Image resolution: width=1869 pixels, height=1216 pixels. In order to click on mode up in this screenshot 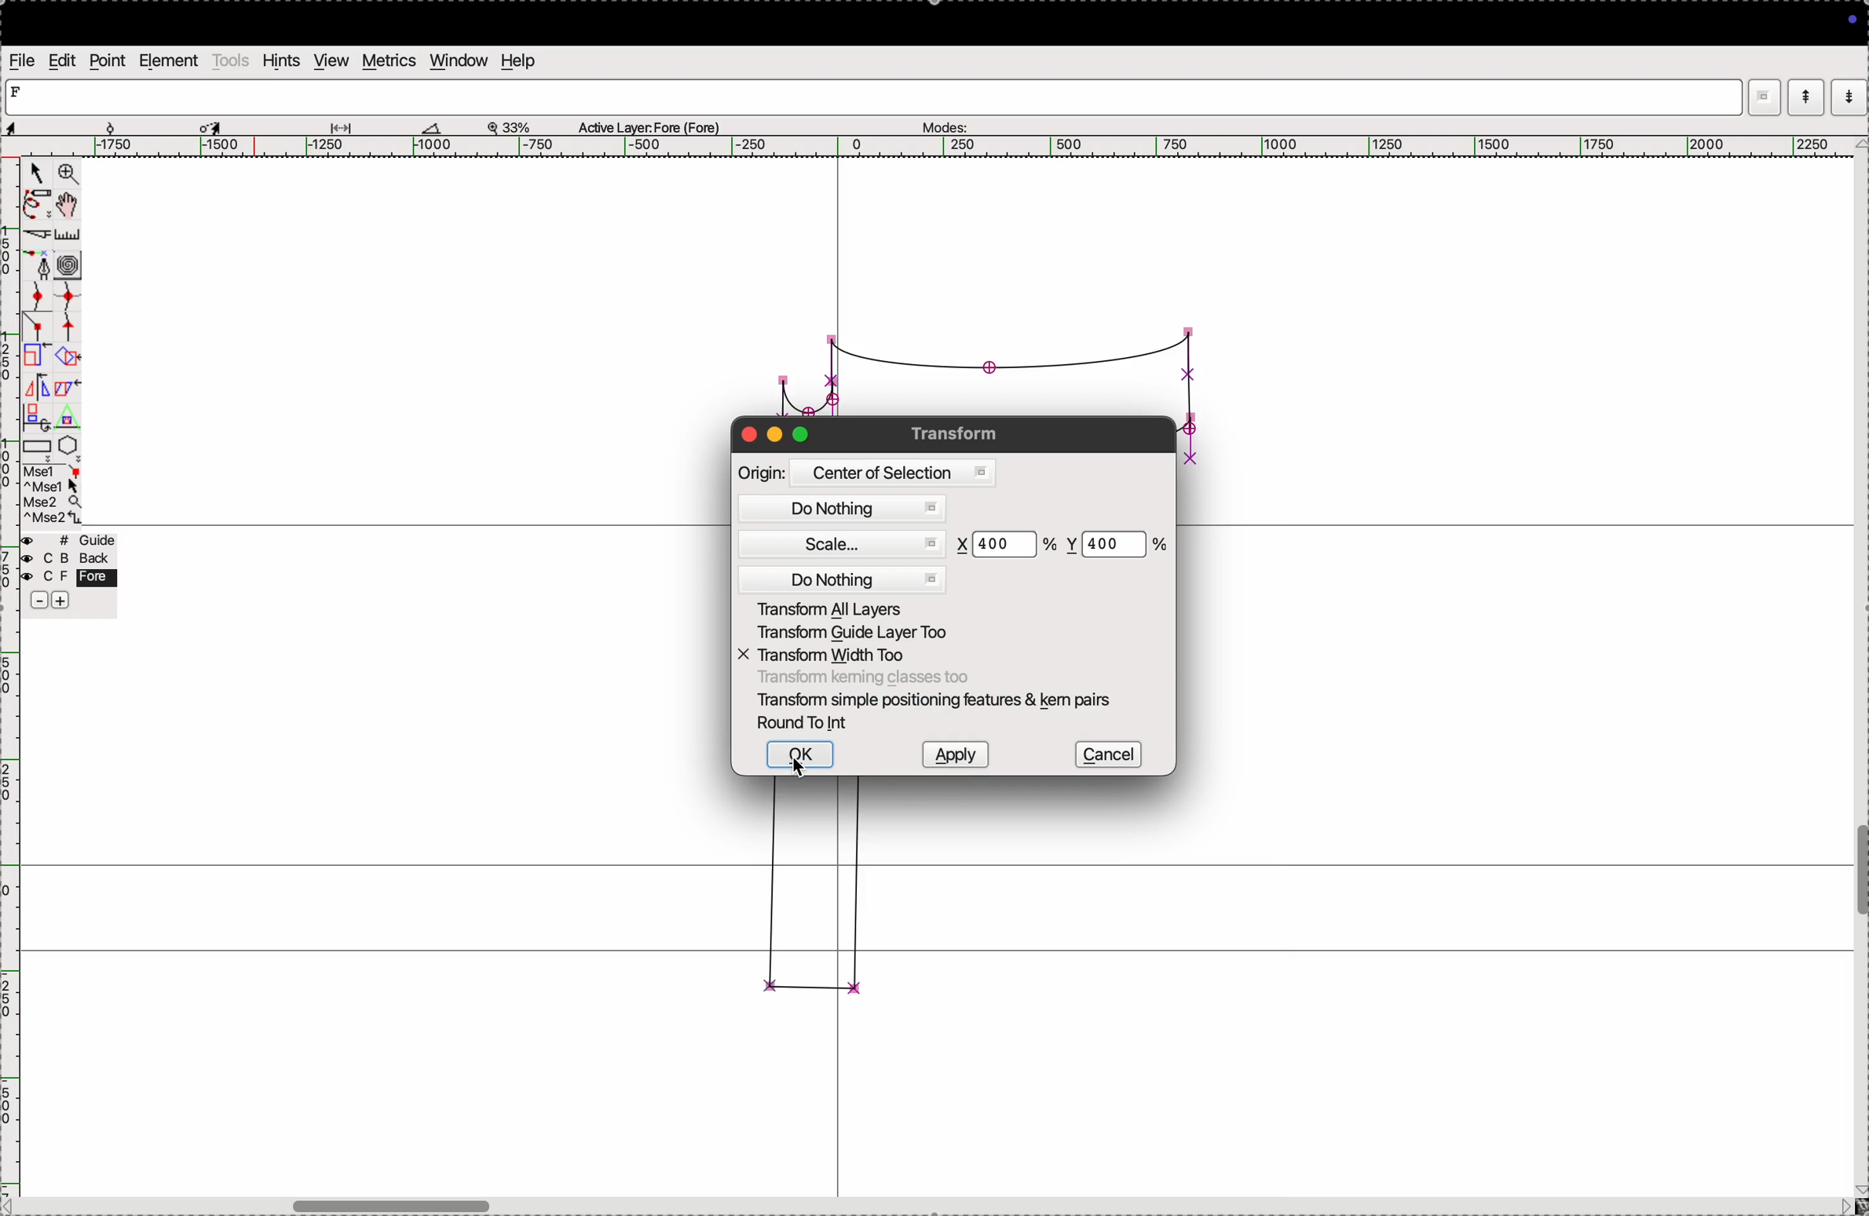, I will do `click(1804, 97)`.